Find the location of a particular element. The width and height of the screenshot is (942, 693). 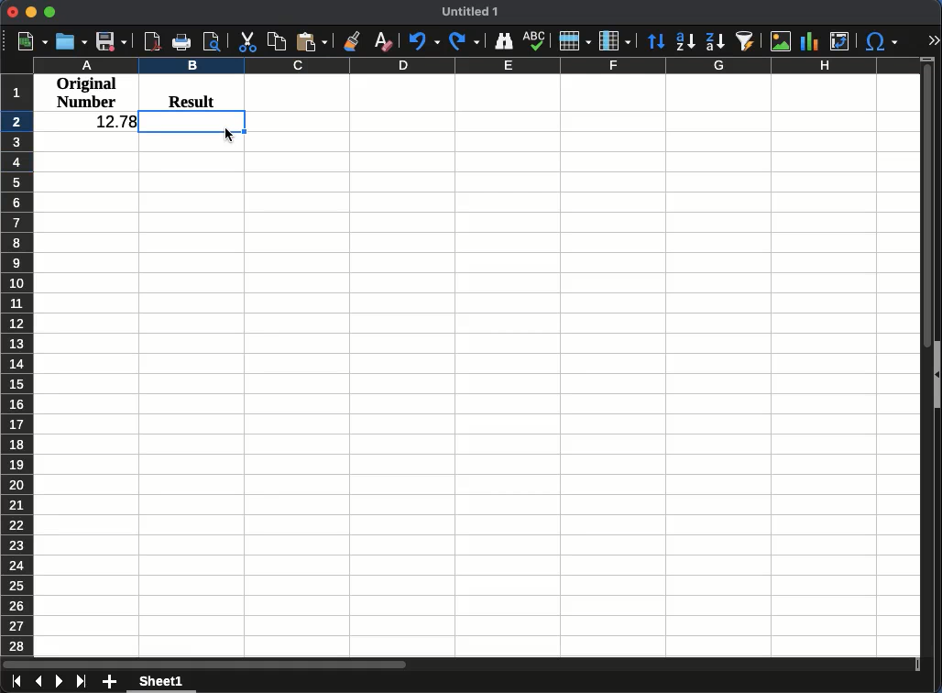

chart is located at coordinates (809, 40).